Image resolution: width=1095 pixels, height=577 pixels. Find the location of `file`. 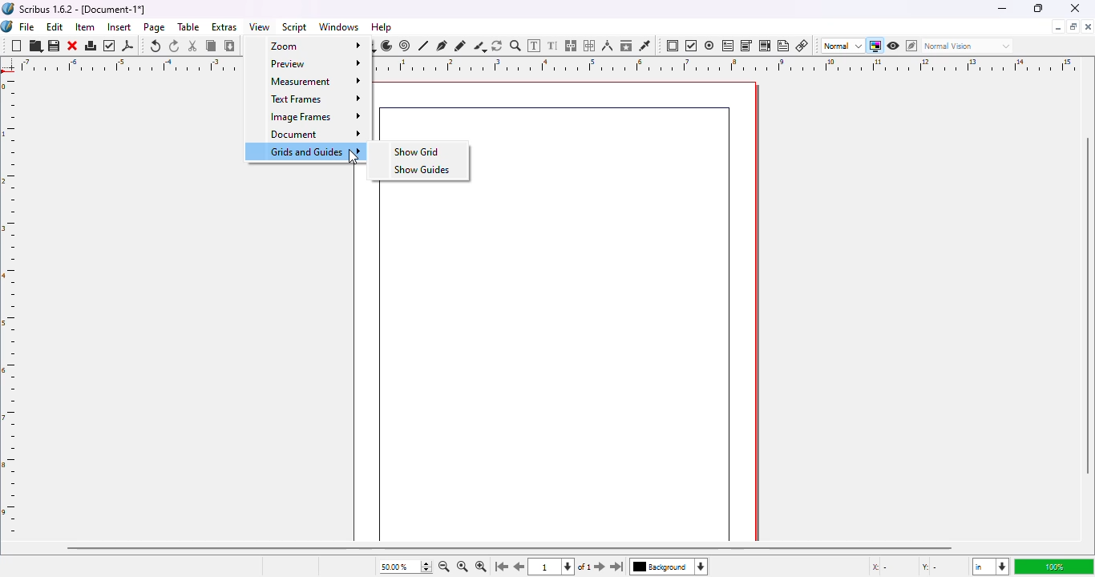

file is located at coordinates (27, 26).